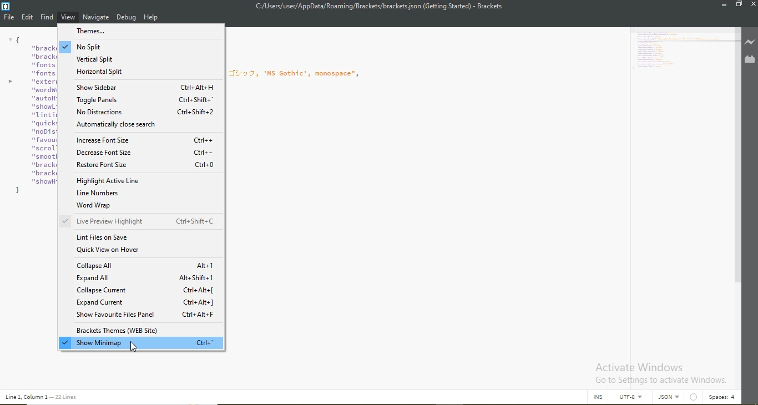  Describe the element at coordinates (147, 277) in the screenshot. I see `expand all` at that location.